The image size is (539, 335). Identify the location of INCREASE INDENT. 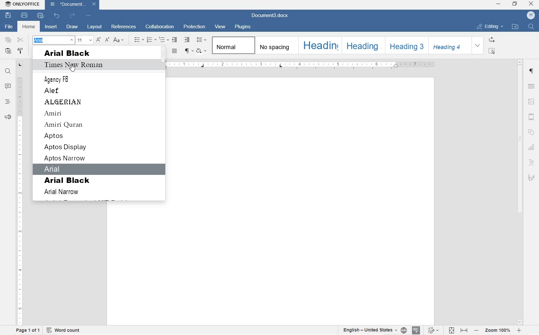
(187, 40).